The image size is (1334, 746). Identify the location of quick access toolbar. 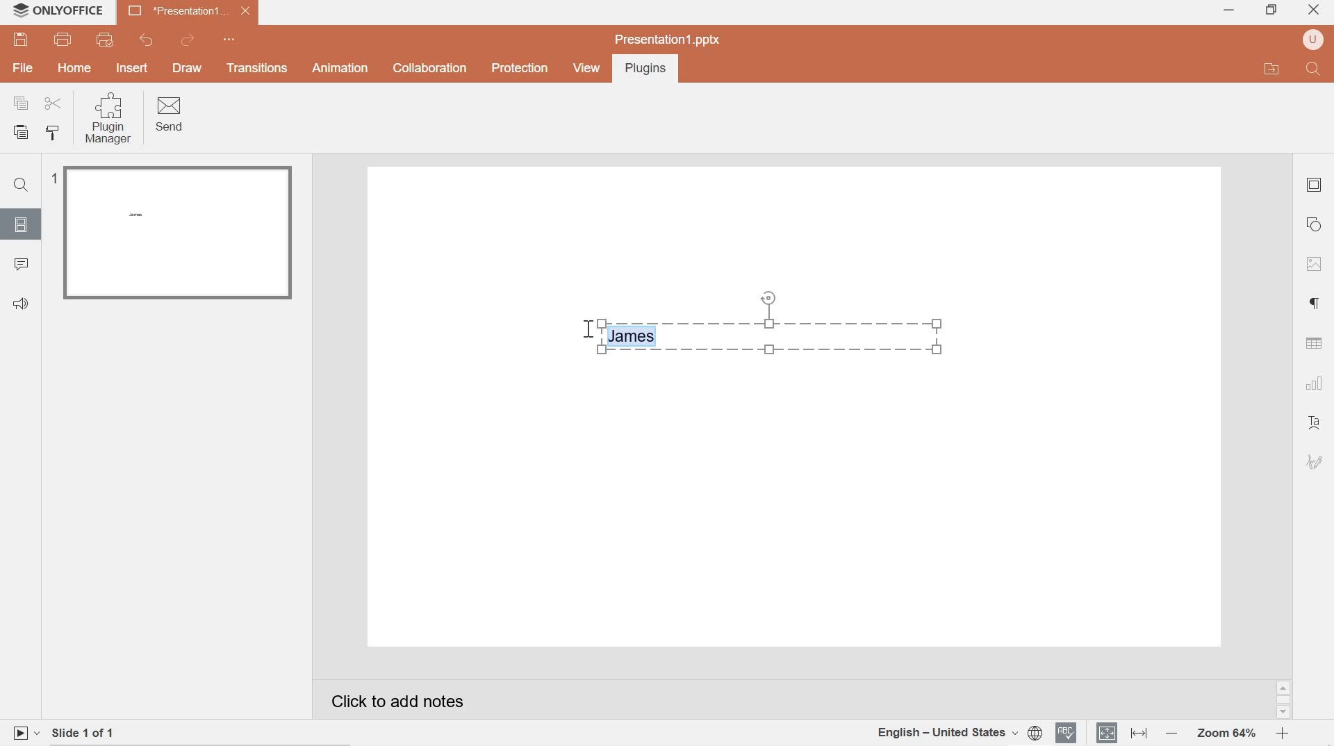
(231, 40).